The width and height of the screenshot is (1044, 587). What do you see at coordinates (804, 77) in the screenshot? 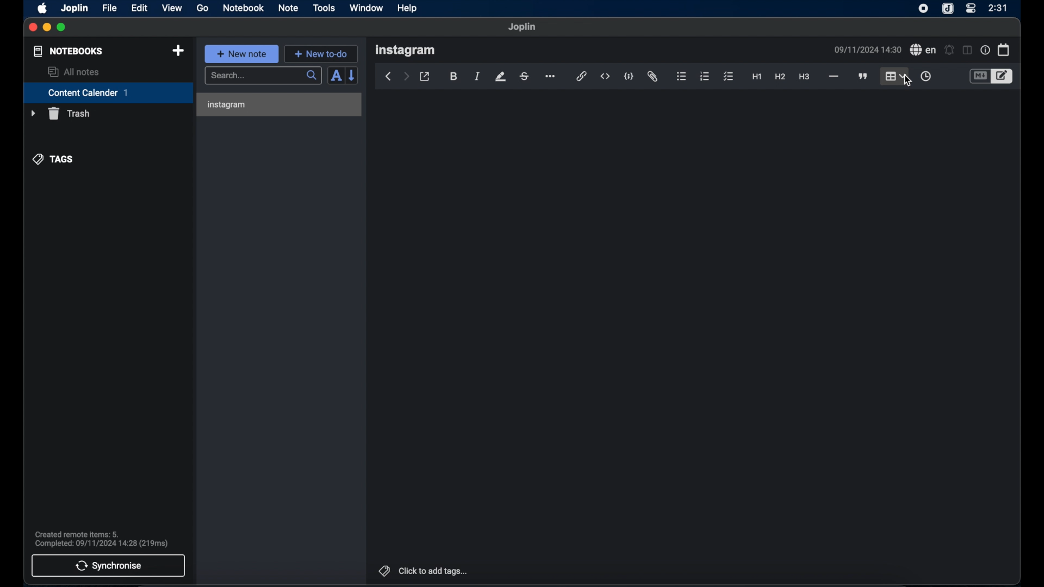
I see `heading 3` at bounding box center [804, 77].